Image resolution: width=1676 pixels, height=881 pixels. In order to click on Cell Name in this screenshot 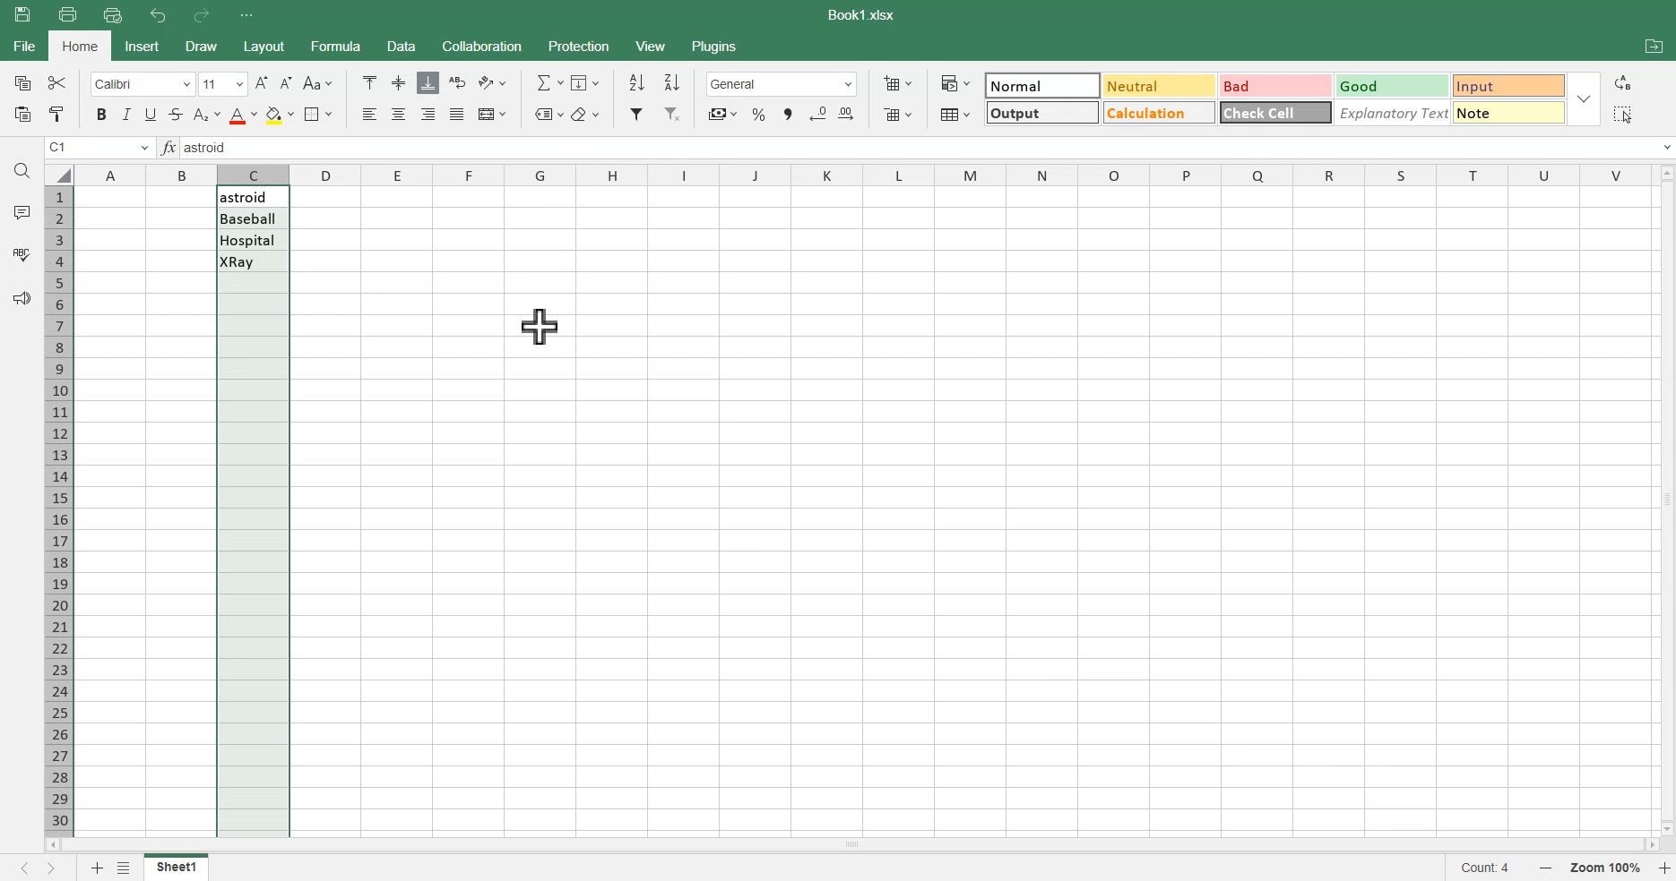, I will do `click(99, 148)`.